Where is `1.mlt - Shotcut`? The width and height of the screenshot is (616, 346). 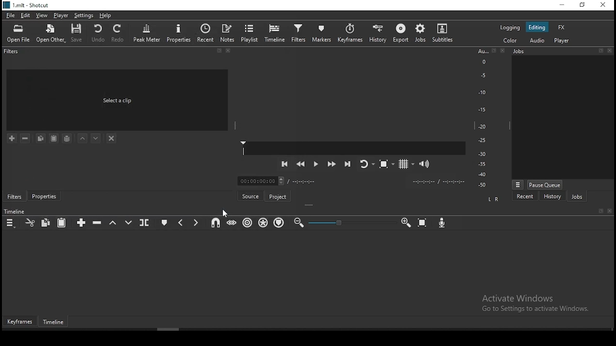
1.mlt - Shotcut is located at coordinates (27, 5).